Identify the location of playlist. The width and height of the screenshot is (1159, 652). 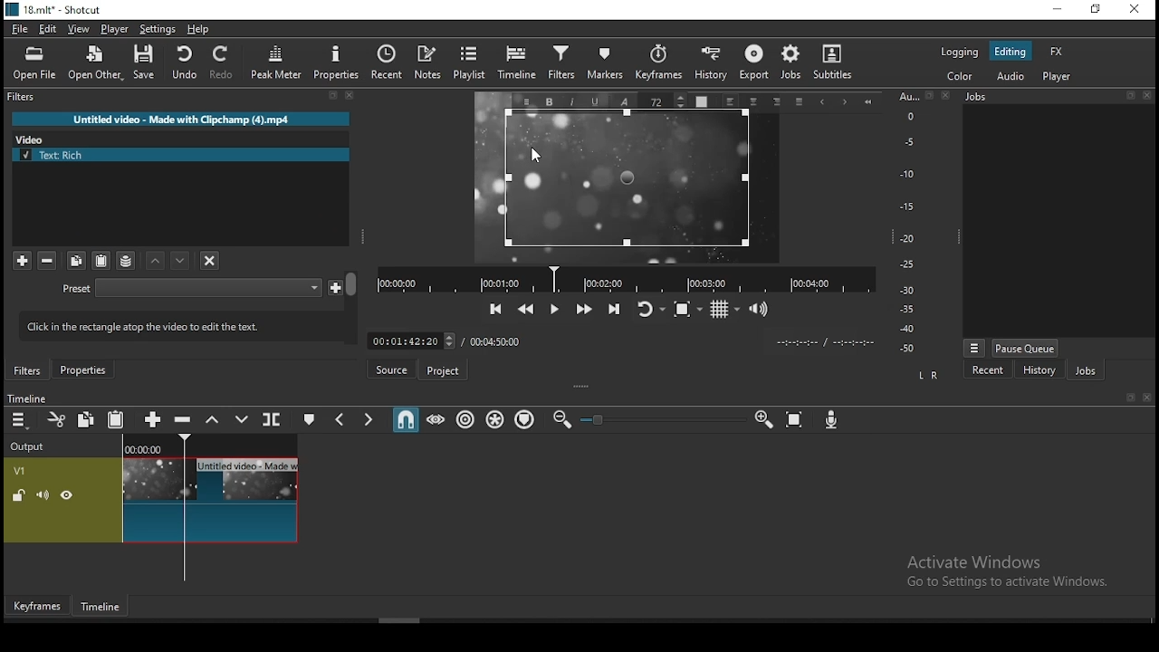
(470, 63).